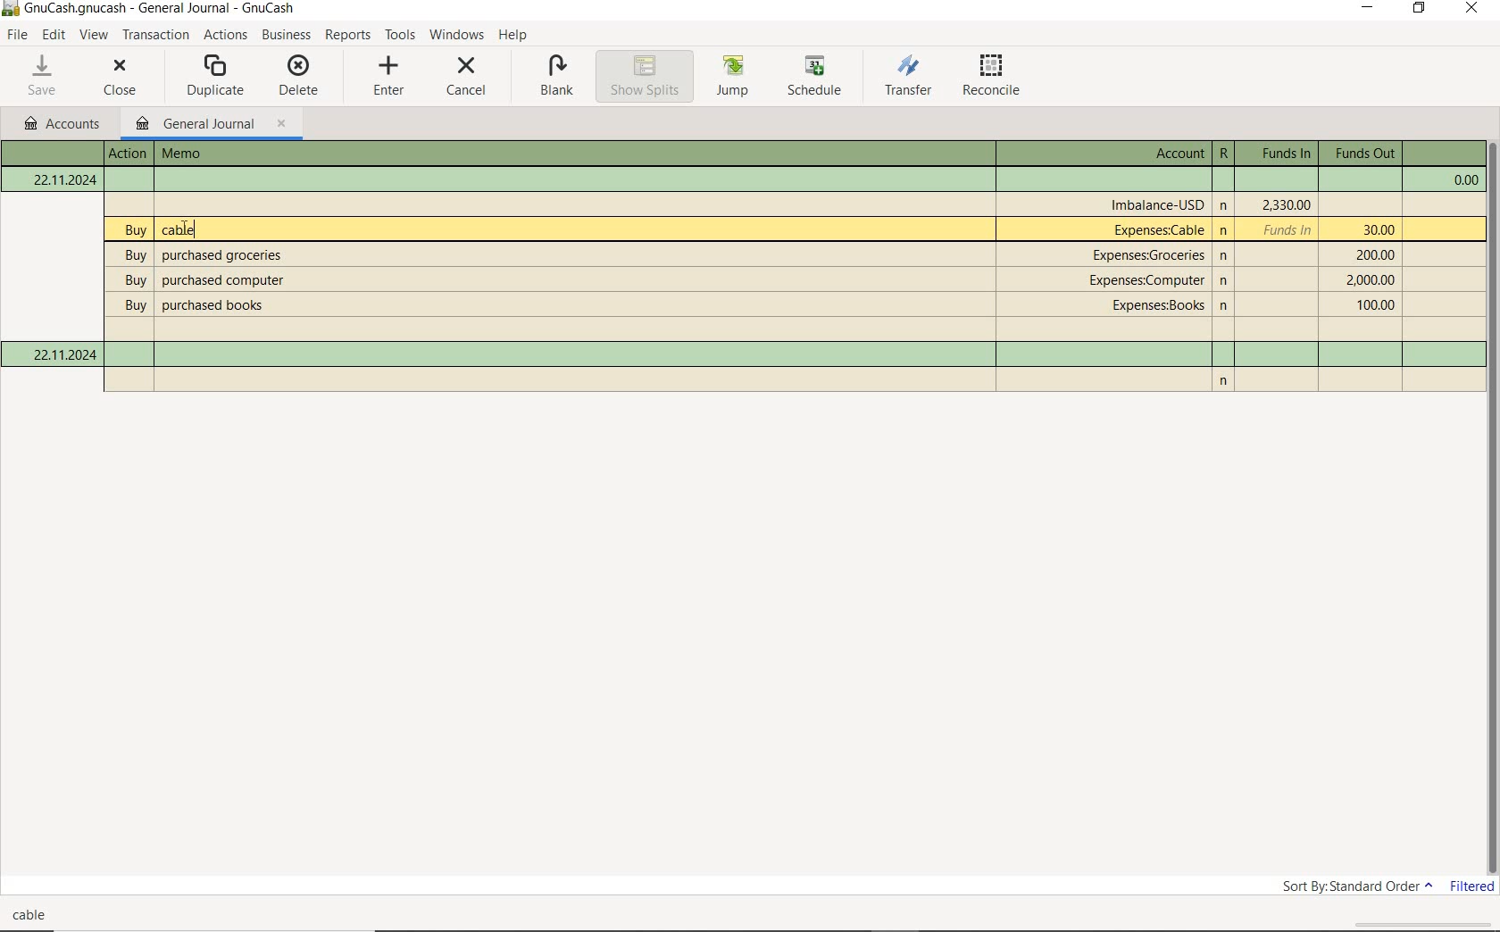 The image size is (1500, 932). I want to click on schedule, so click(820, 78).